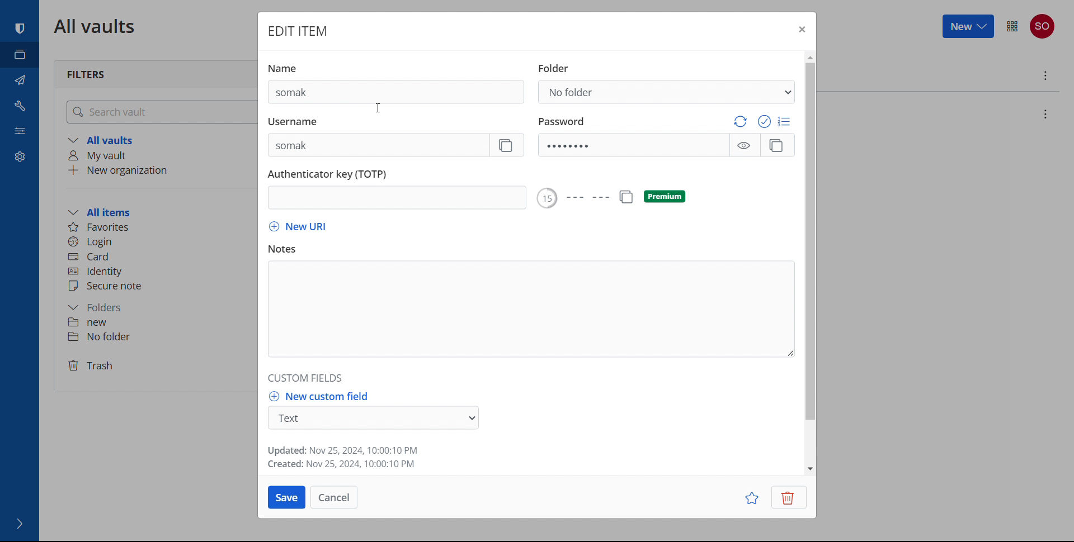 This screenshot has height=542, width=1074. Describe the element at coordinates (625, 197) in the screenshot. I see `copy` at that location.